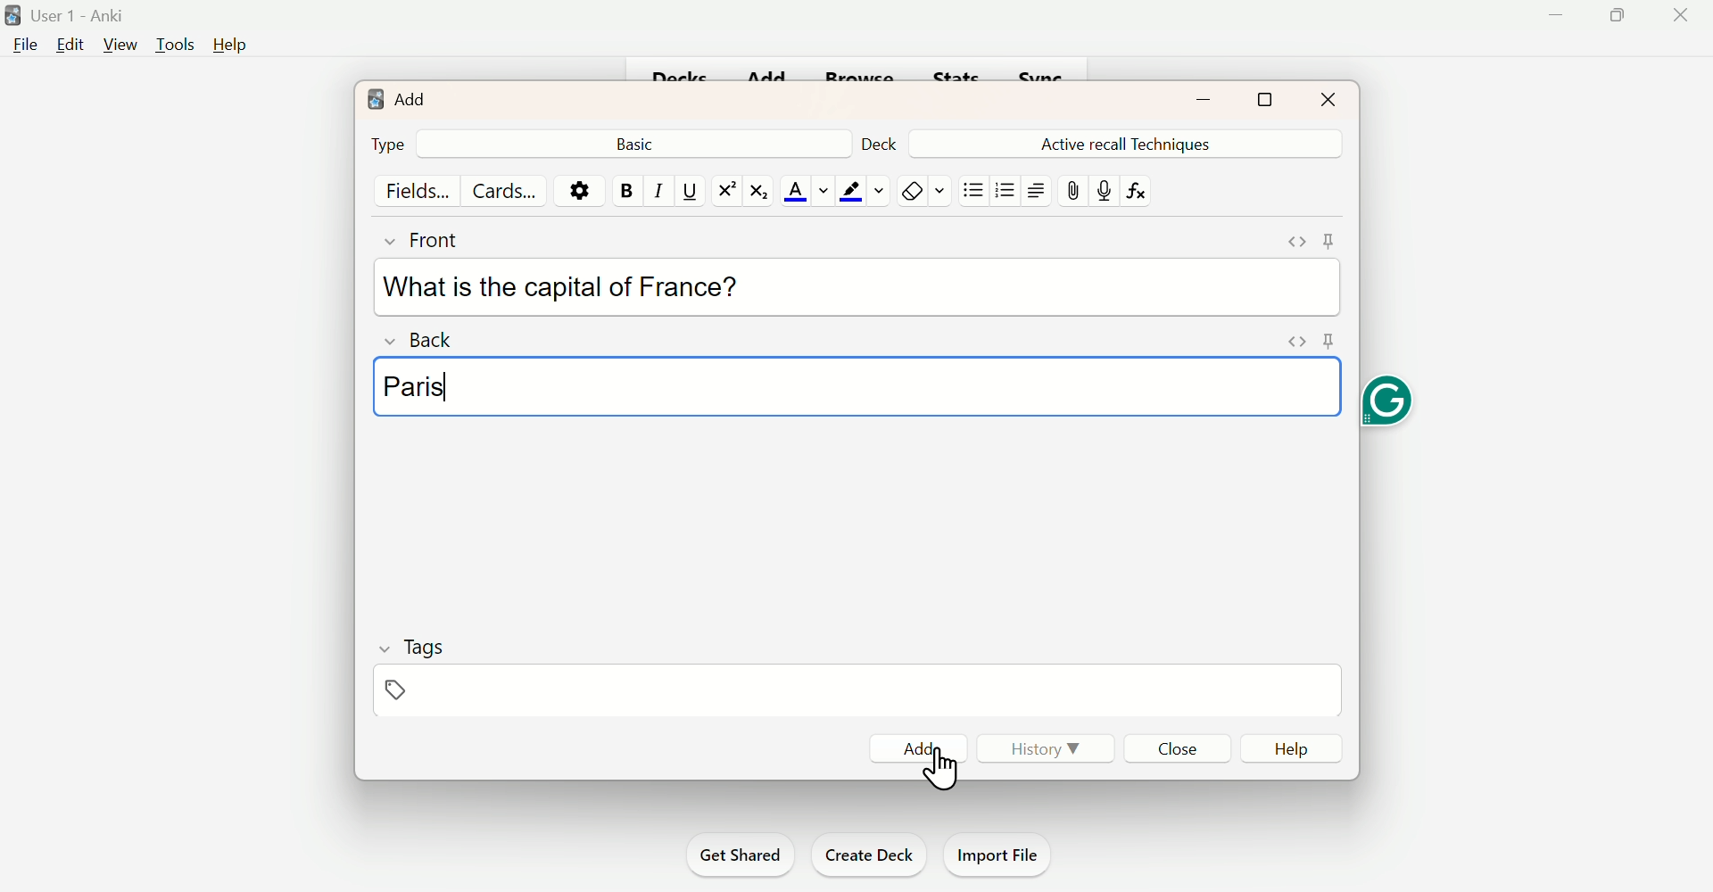 Image resolution: width=1713 pixels, height=892 pixels. What do you see at coordinates (1679, 15) in the screenshot?
I see `Close` at bounding box center [1679, 15].